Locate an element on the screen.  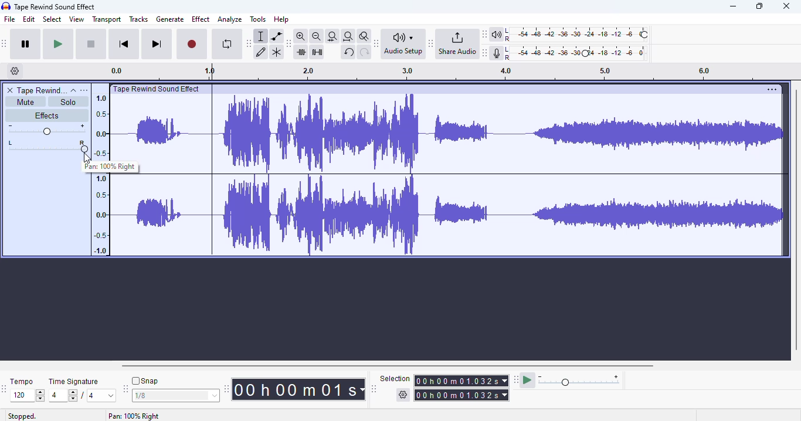
Track tile is located at coordinates (158, 89).